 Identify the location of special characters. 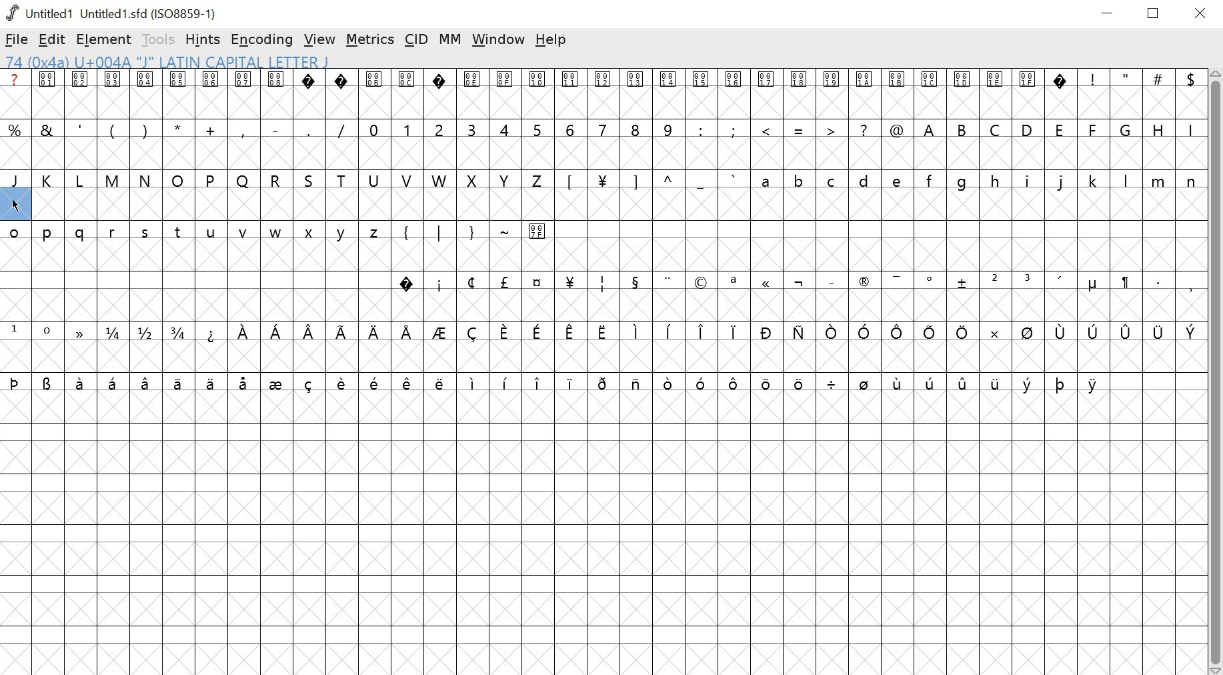
(179, 129).